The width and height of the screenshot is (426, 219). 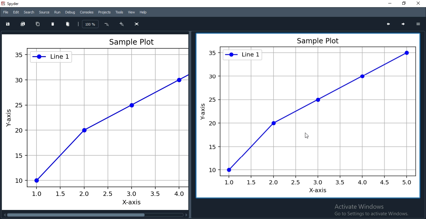 I want to click on save, so click(x=9, y=24).